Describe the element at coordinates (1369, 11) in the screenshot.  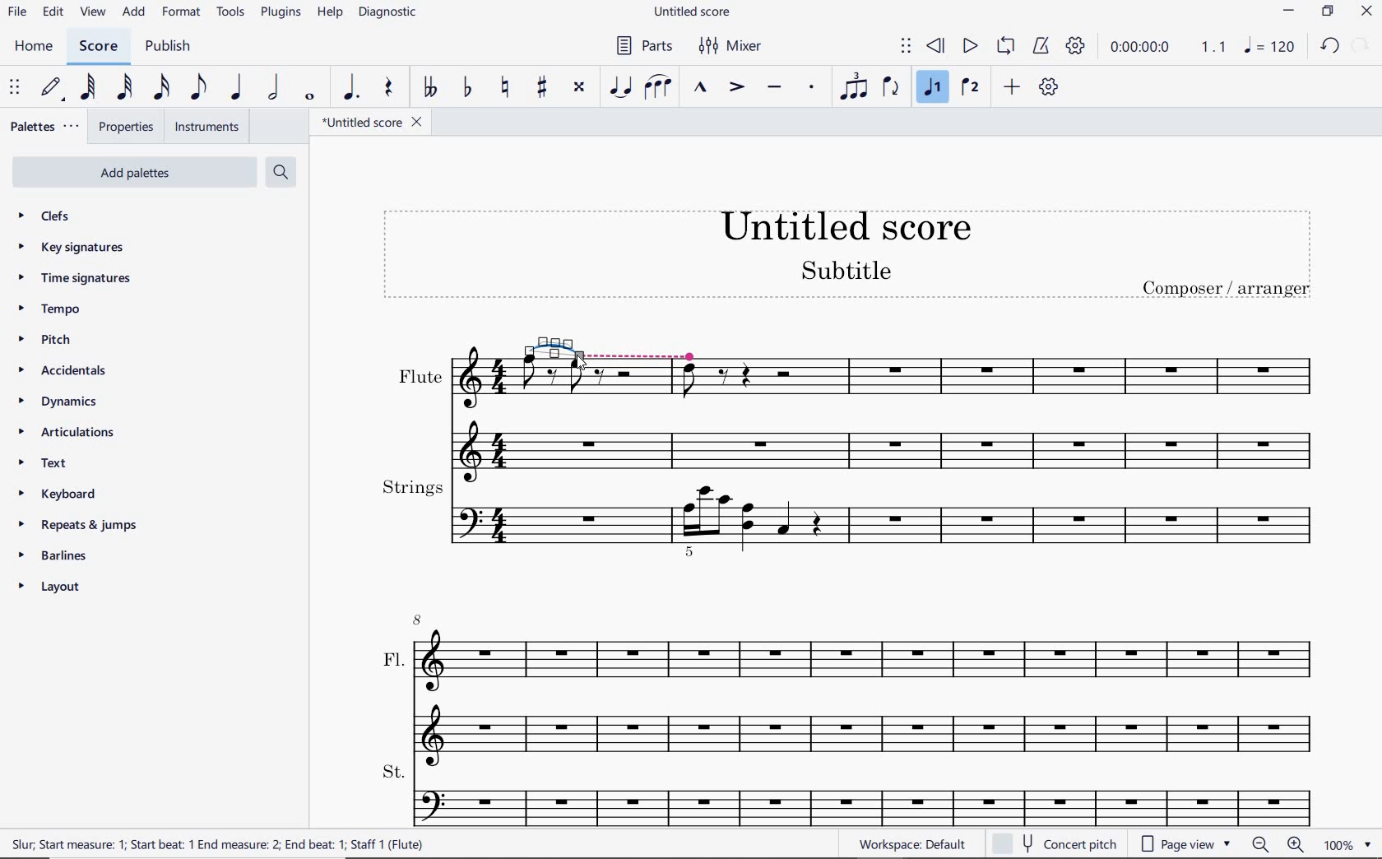
I see `close` at that location.